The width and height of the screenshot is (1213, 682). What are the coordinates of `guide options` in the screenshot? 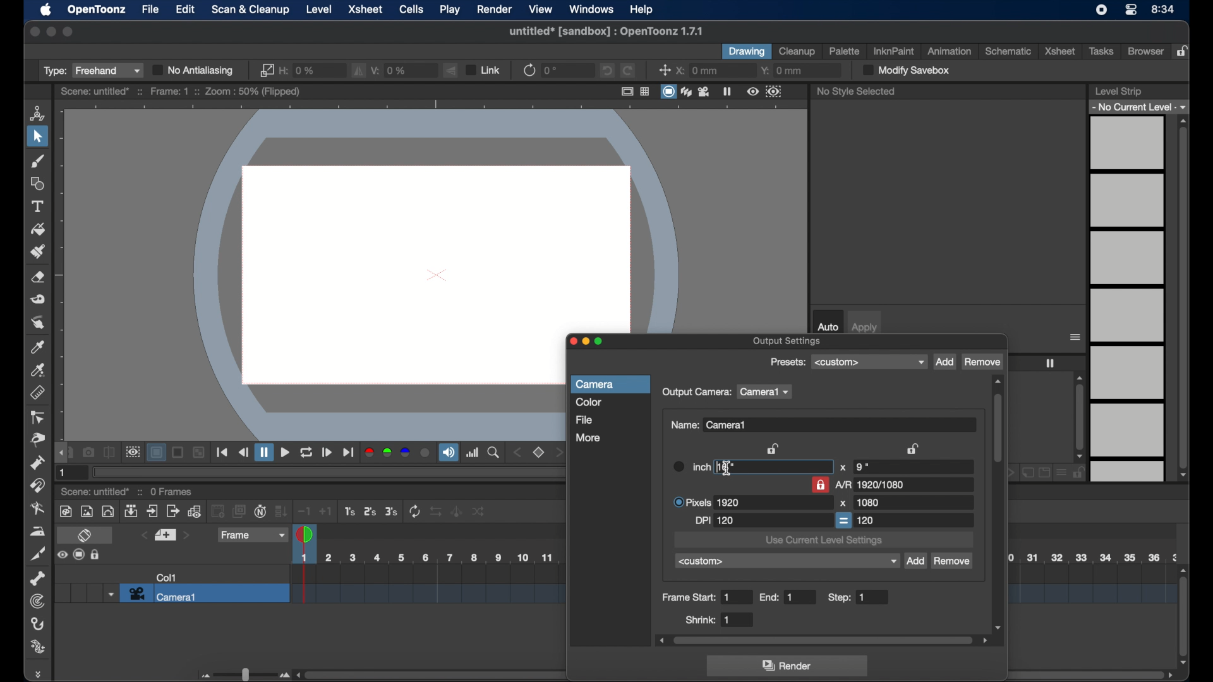 It's located at (636, 91).